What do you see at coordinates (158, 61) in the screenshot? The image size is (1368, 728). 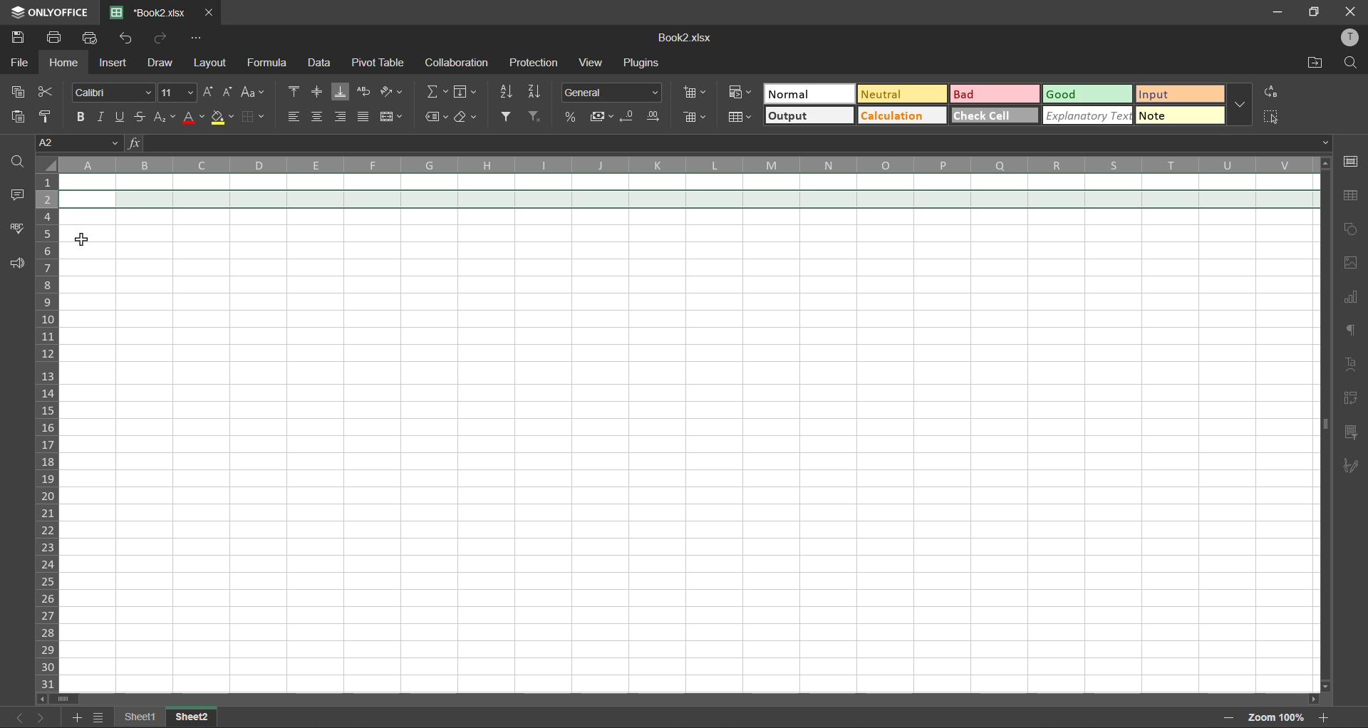 I see `draw` at bounding box center [158, 61].